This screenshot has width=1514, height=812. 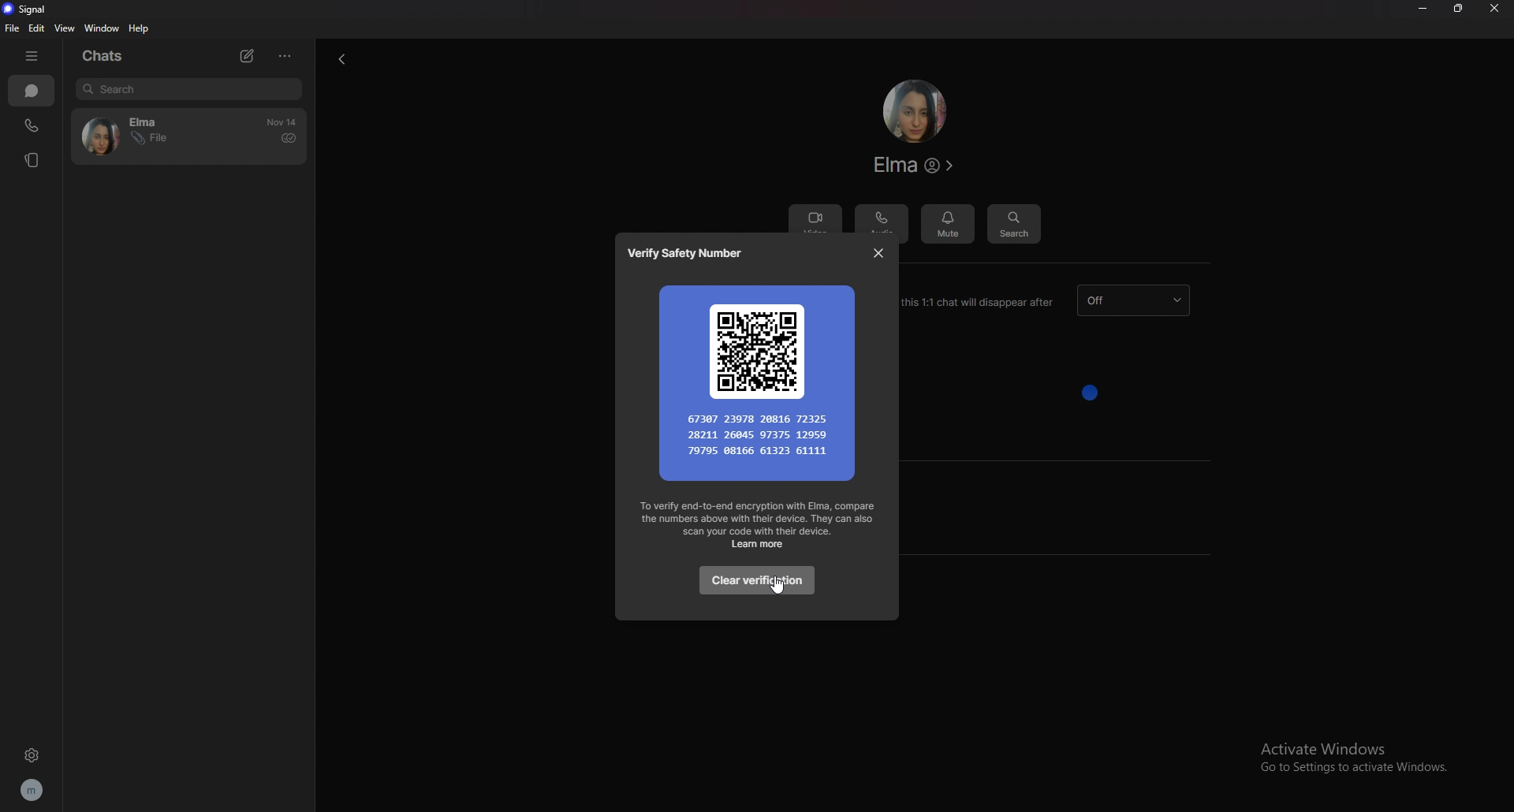 I want to click on file, so click(x=11, y=28).